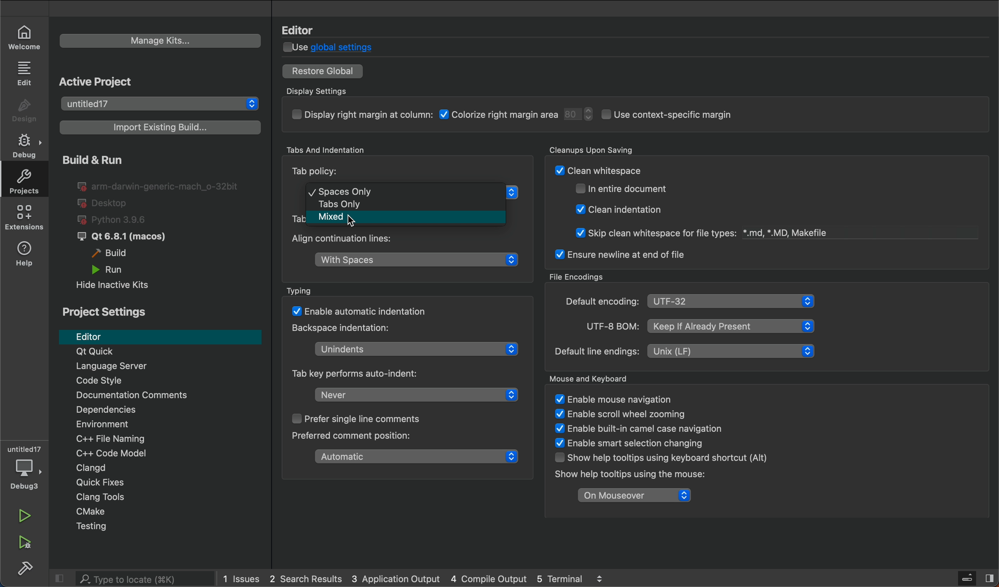 The width and height of the screenshot is (999, 587). What do you see at coordinates (291, 219) in the screenshot?
I see `Tab` at bounding box center [291, 219].